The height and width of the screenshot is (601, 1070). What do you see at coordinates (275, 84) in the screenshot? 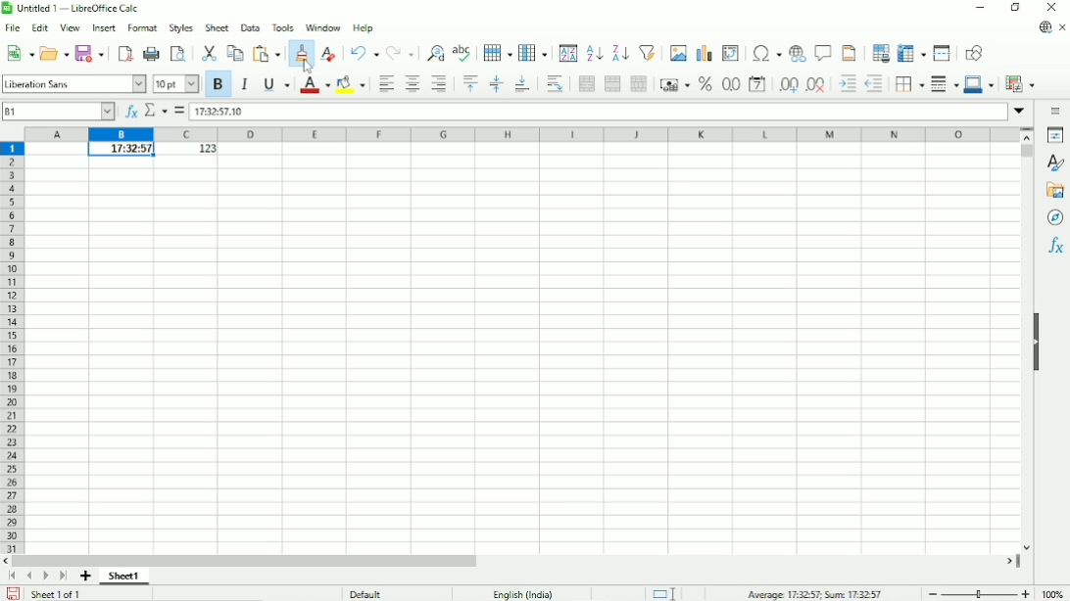
I see `underline` at bounding box center [275, 84].